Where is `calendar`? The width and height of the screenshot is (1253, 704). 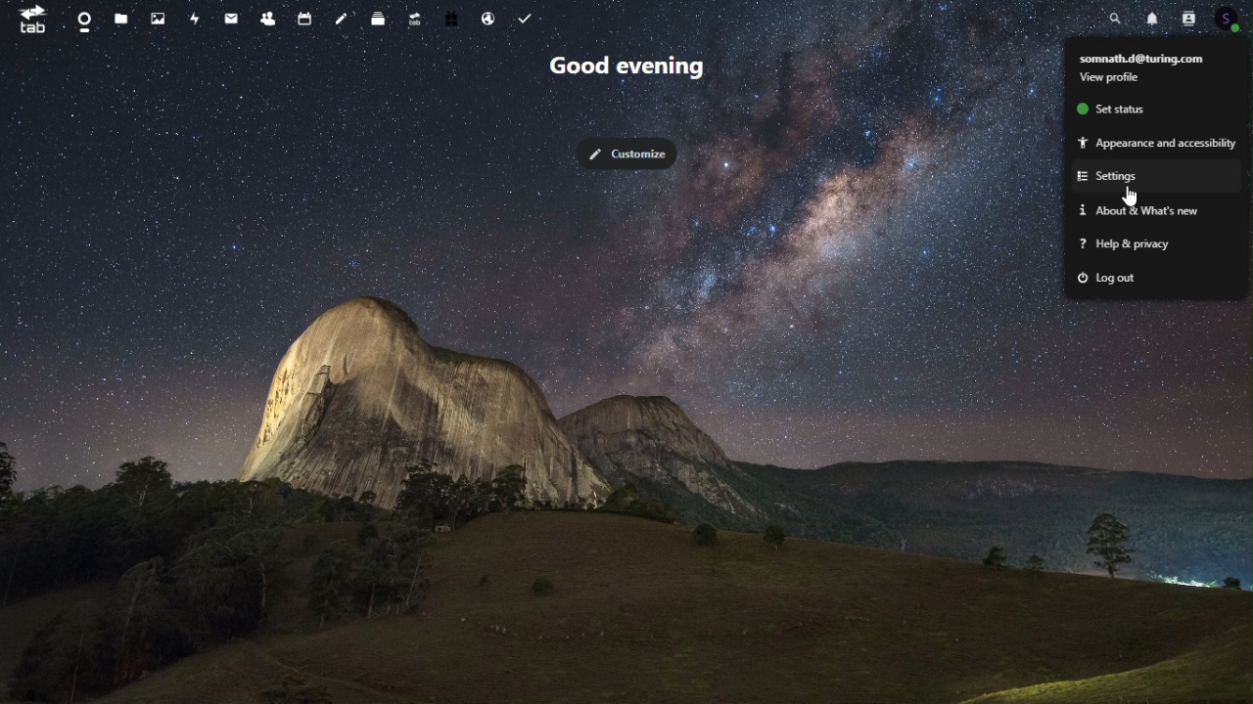
calendar is located at coordinates (307, 17).